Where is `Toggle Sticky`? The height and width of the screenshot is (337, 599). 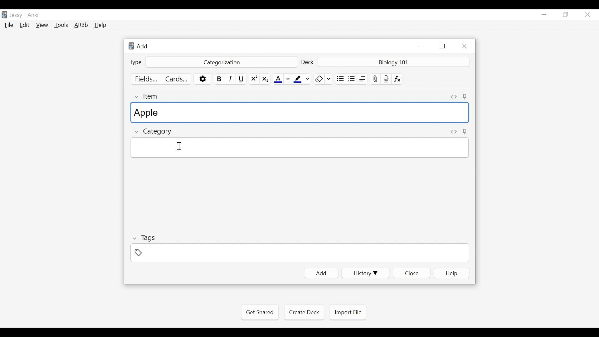
Toggle Sticky is located at coordinates (465, 97).